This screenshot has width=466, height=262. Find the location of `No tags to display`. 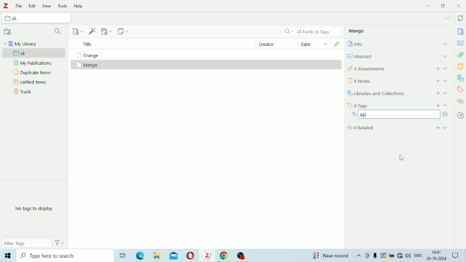

No tags to display is located at coordinates (35, 209).